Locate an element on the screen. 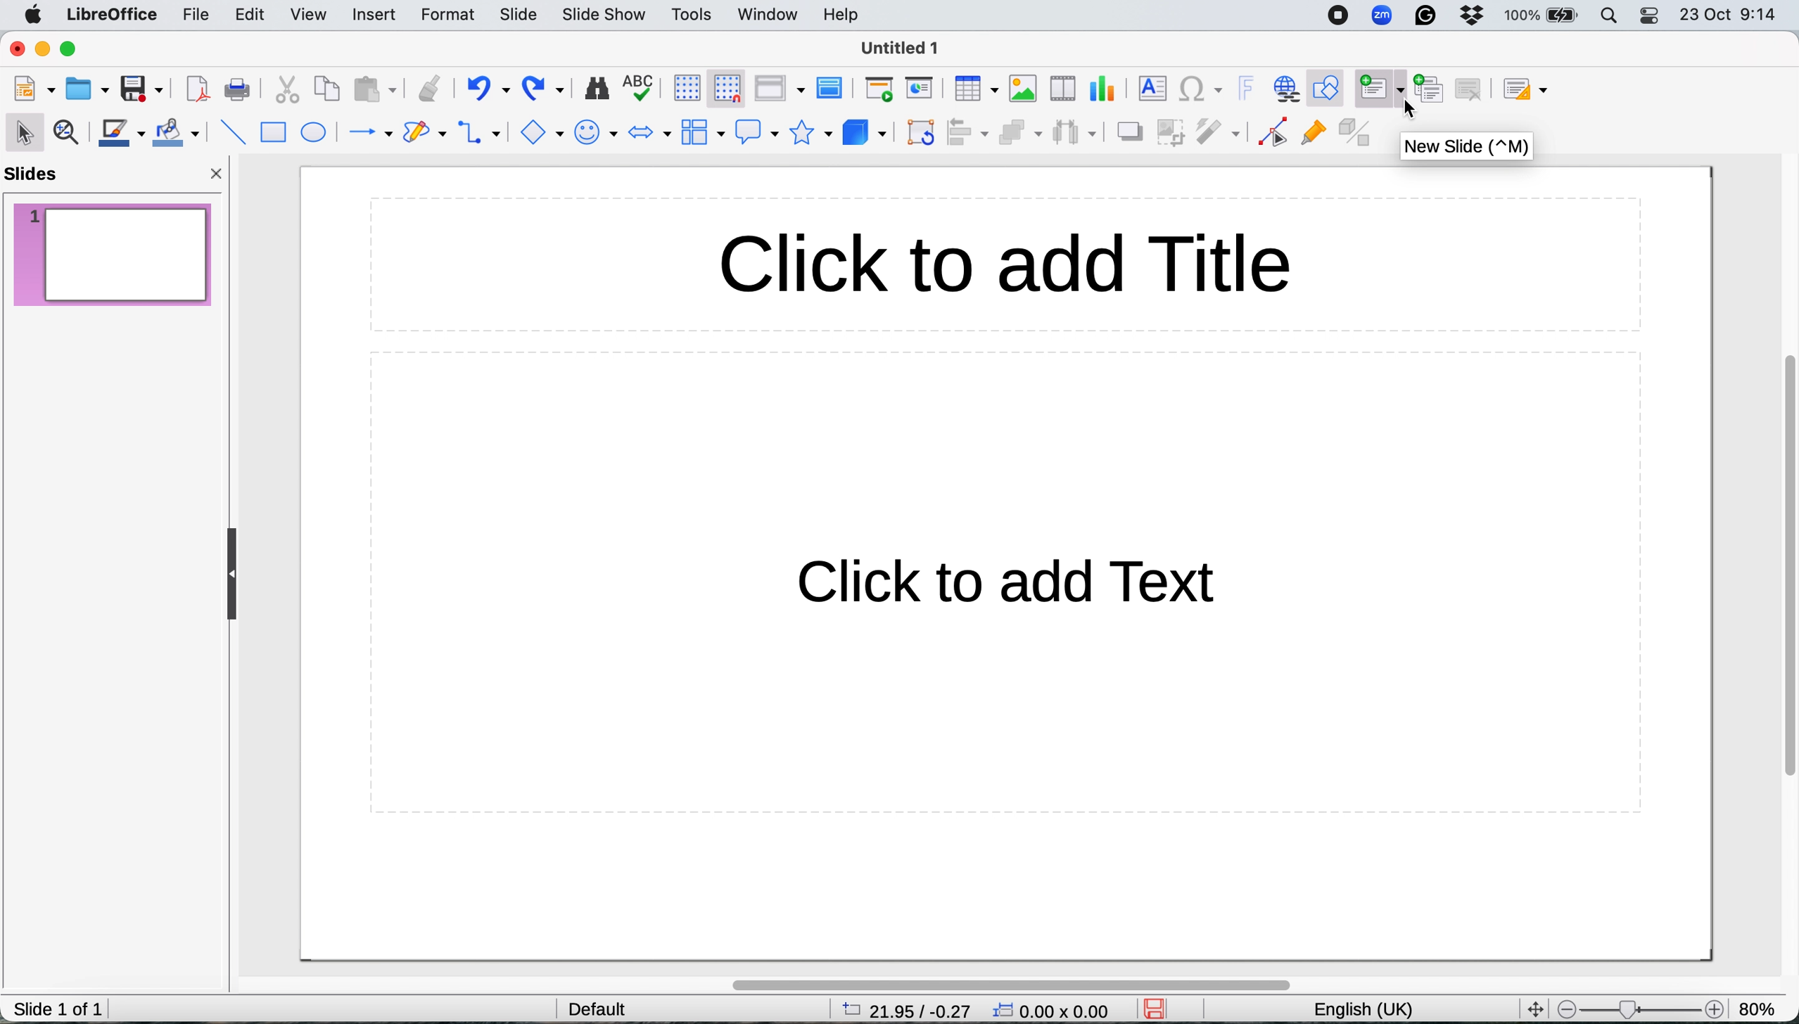 The width and height of the screenshot is (1799, 1024). select three objects to distribute is located at coordinates (1074, 132).